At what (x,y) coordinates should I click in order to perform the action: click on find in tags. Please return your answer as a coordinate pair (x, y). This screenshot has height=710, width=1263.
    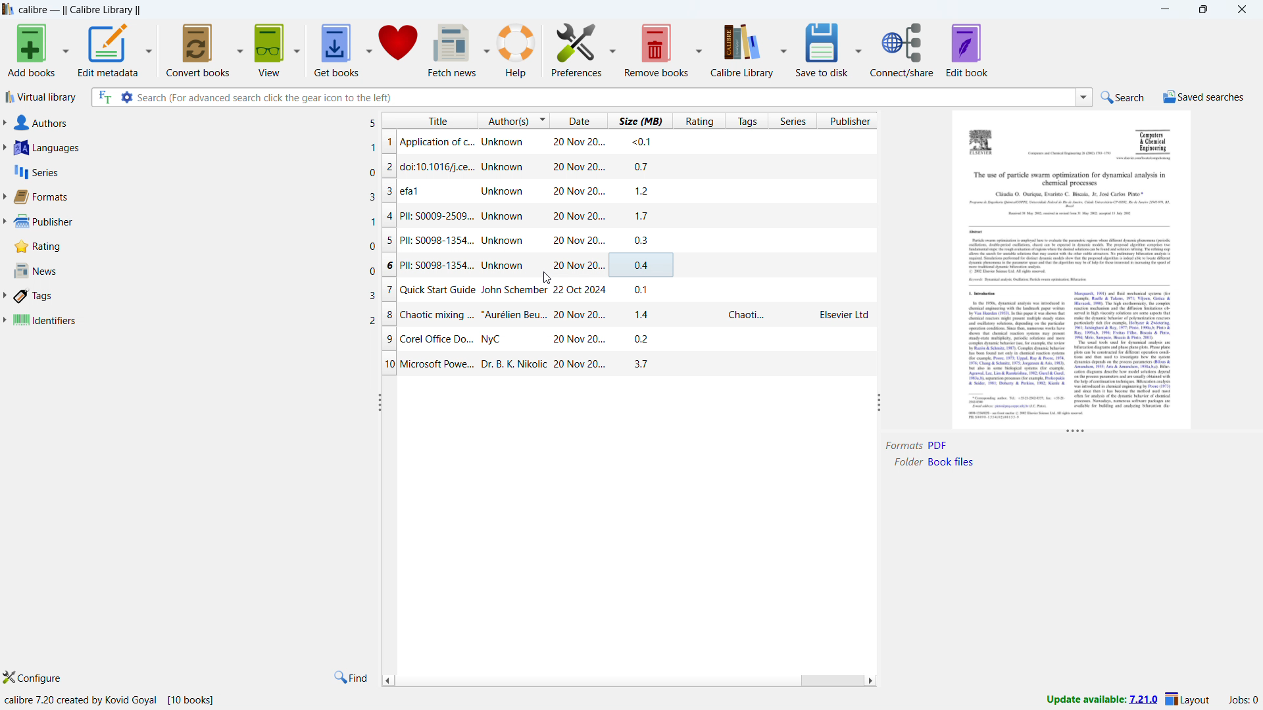
    Looking at the image, I should click on (351, 678).